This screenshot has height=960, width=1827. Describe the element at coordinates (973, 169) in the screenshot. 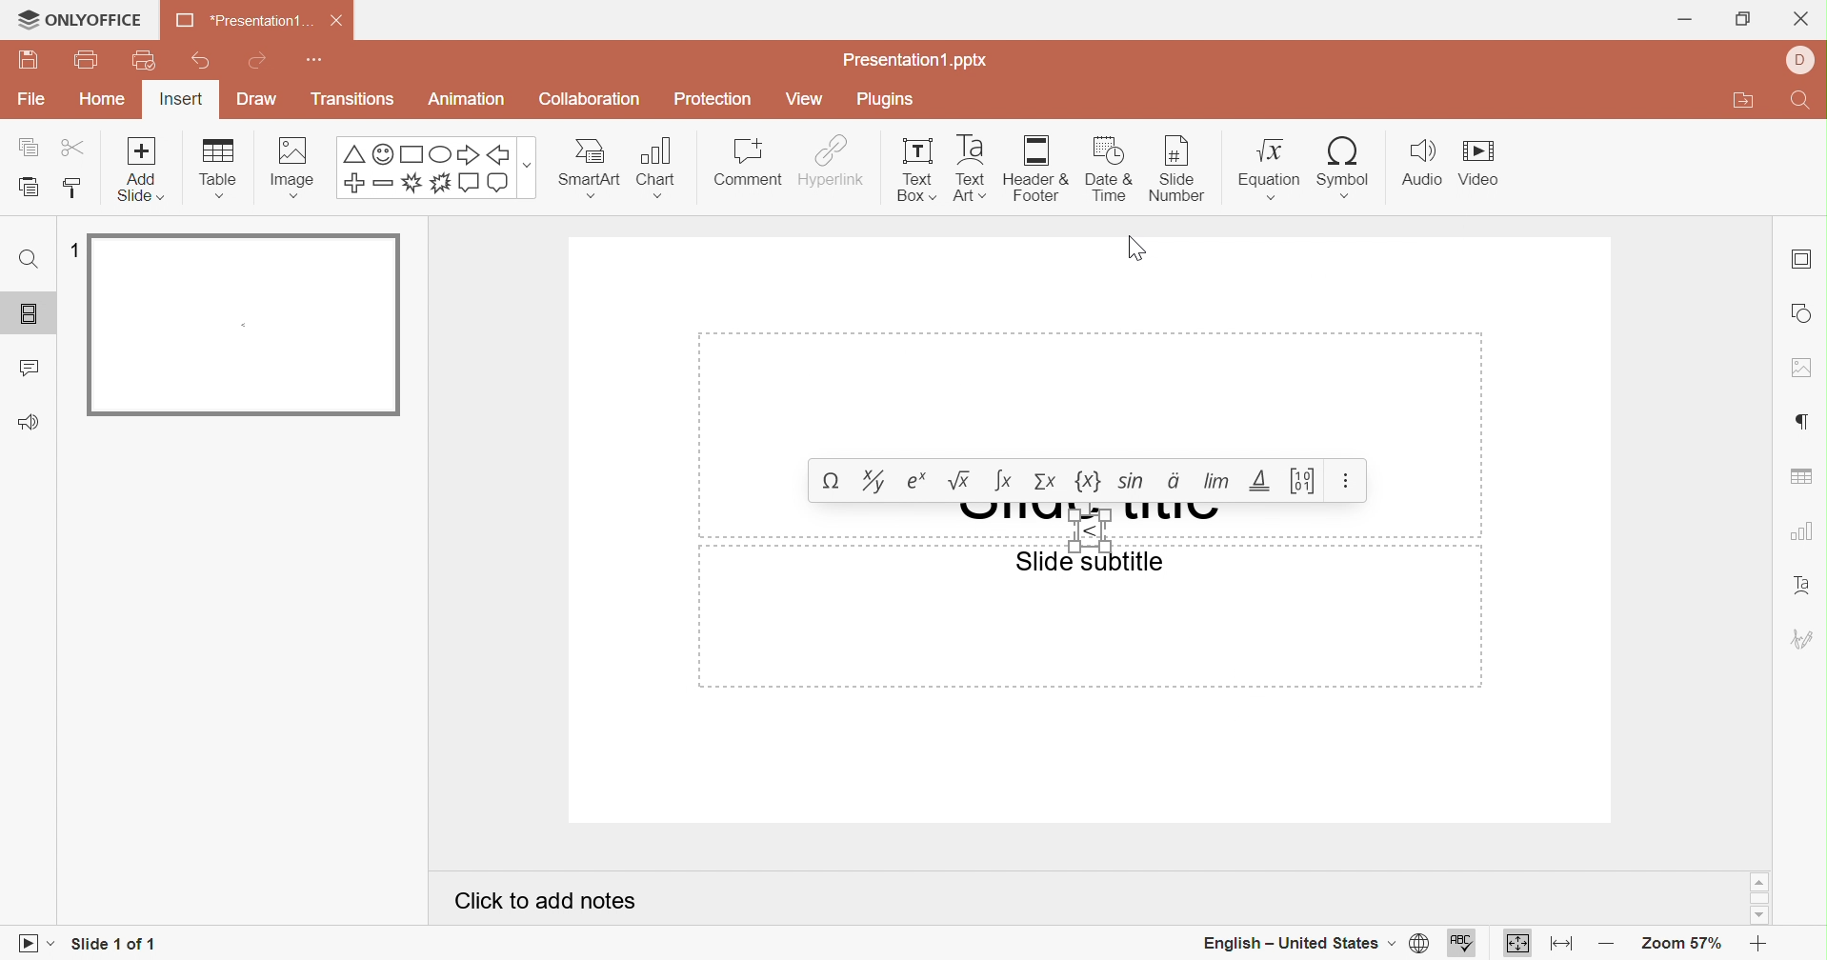

I see `Text Art` at that location.